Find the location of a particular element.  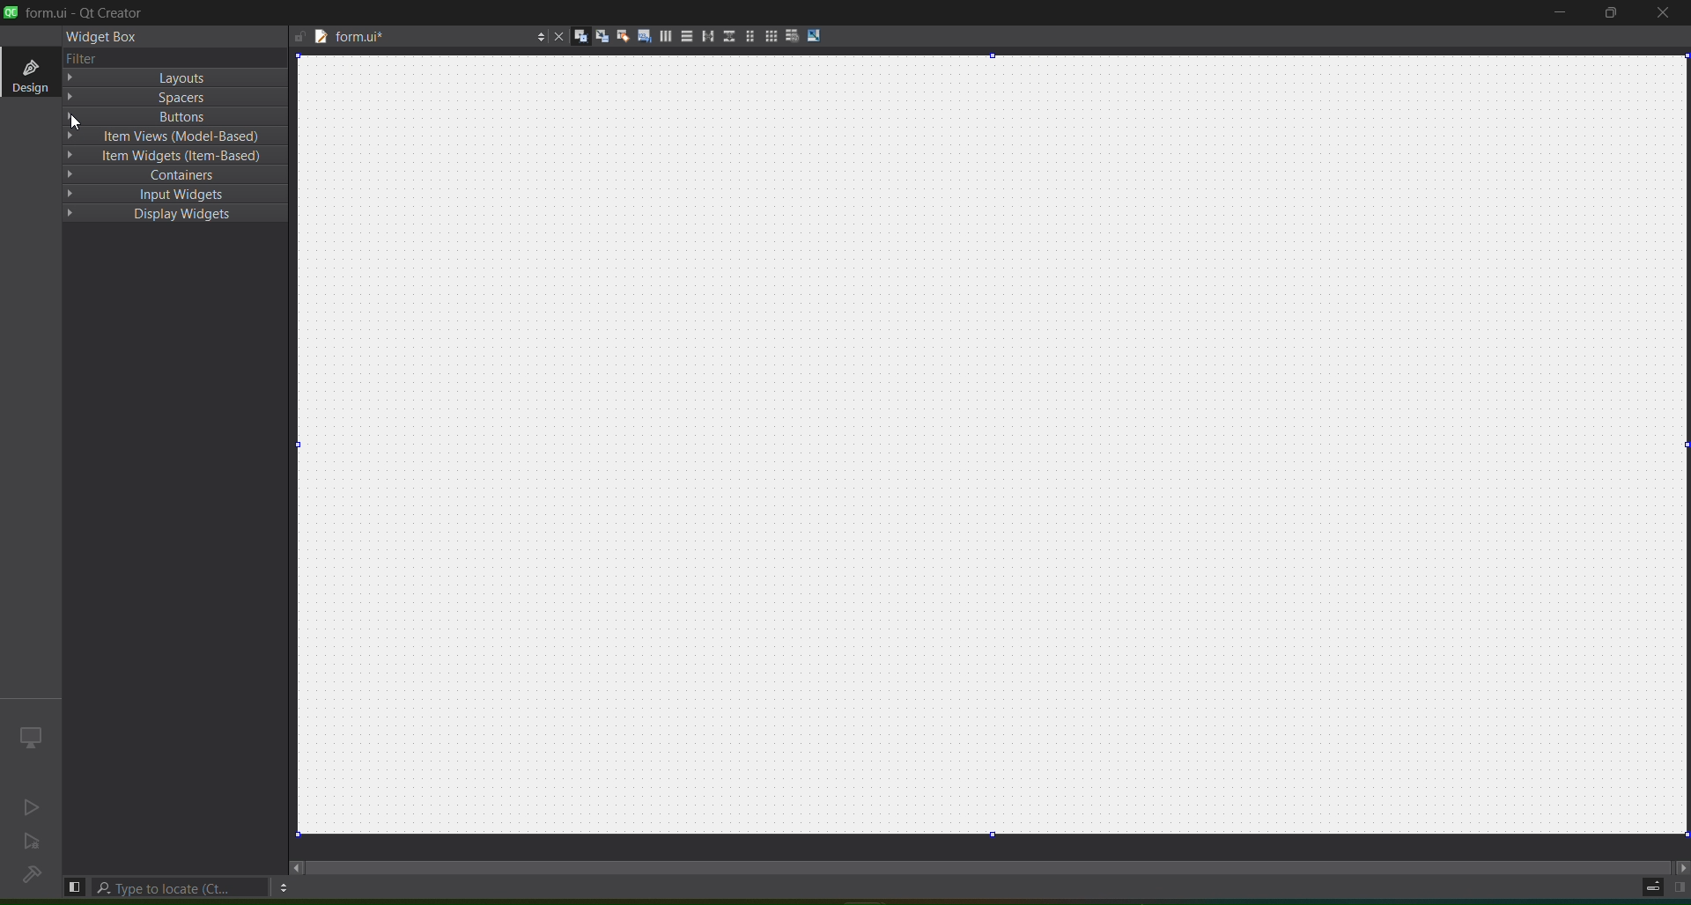

layout vertically is located at coordinates (684, 38).